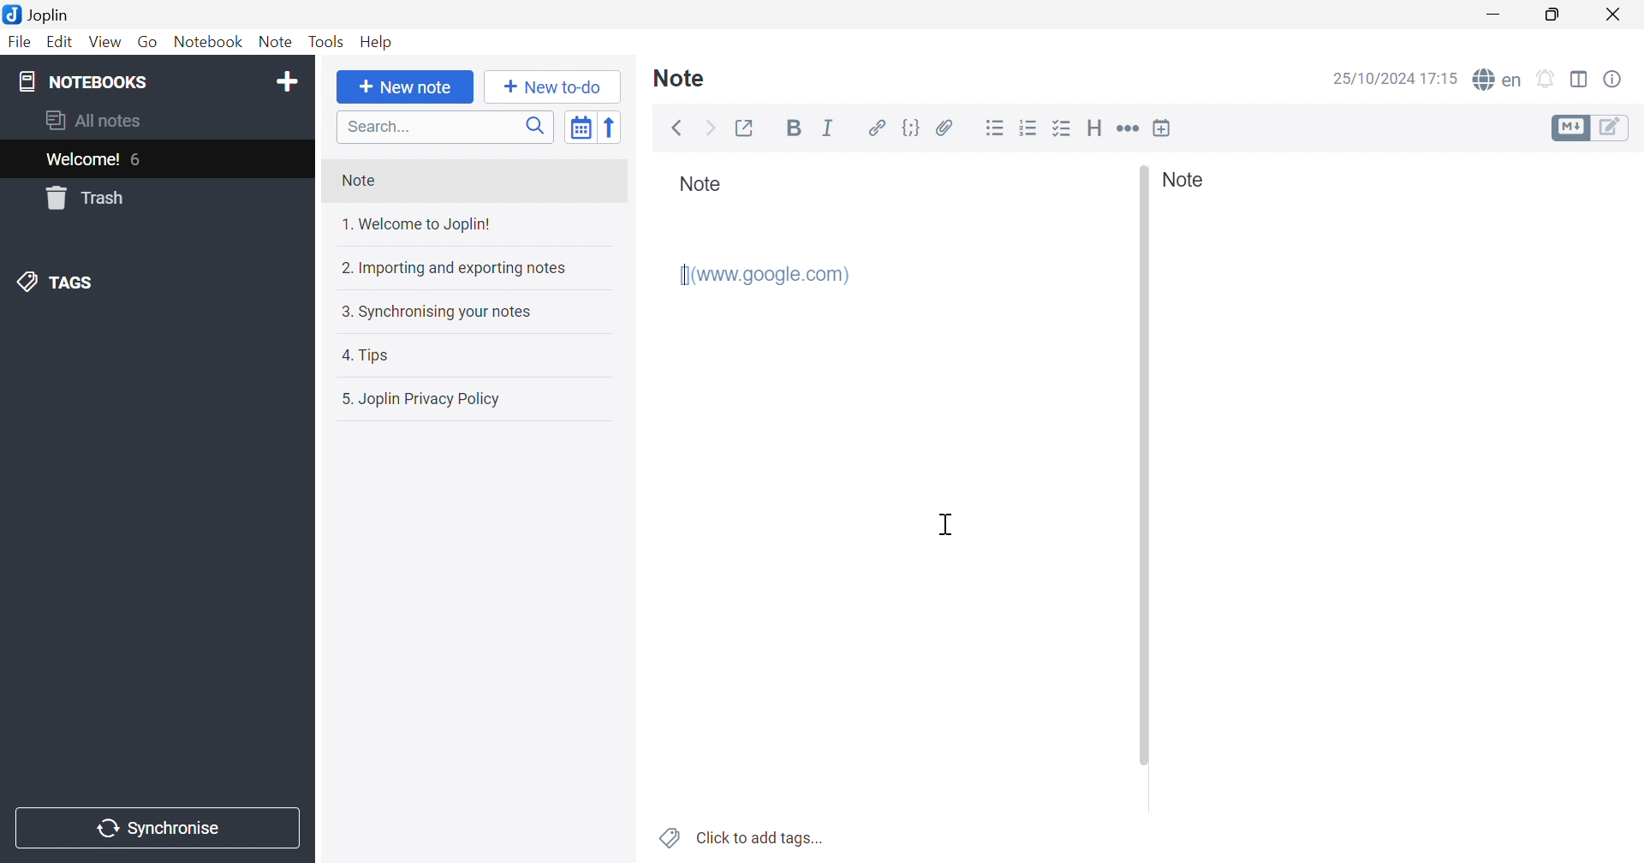  Describe the element at coordinates (1614, 15) in the screenshot. I see `Close` at that location.